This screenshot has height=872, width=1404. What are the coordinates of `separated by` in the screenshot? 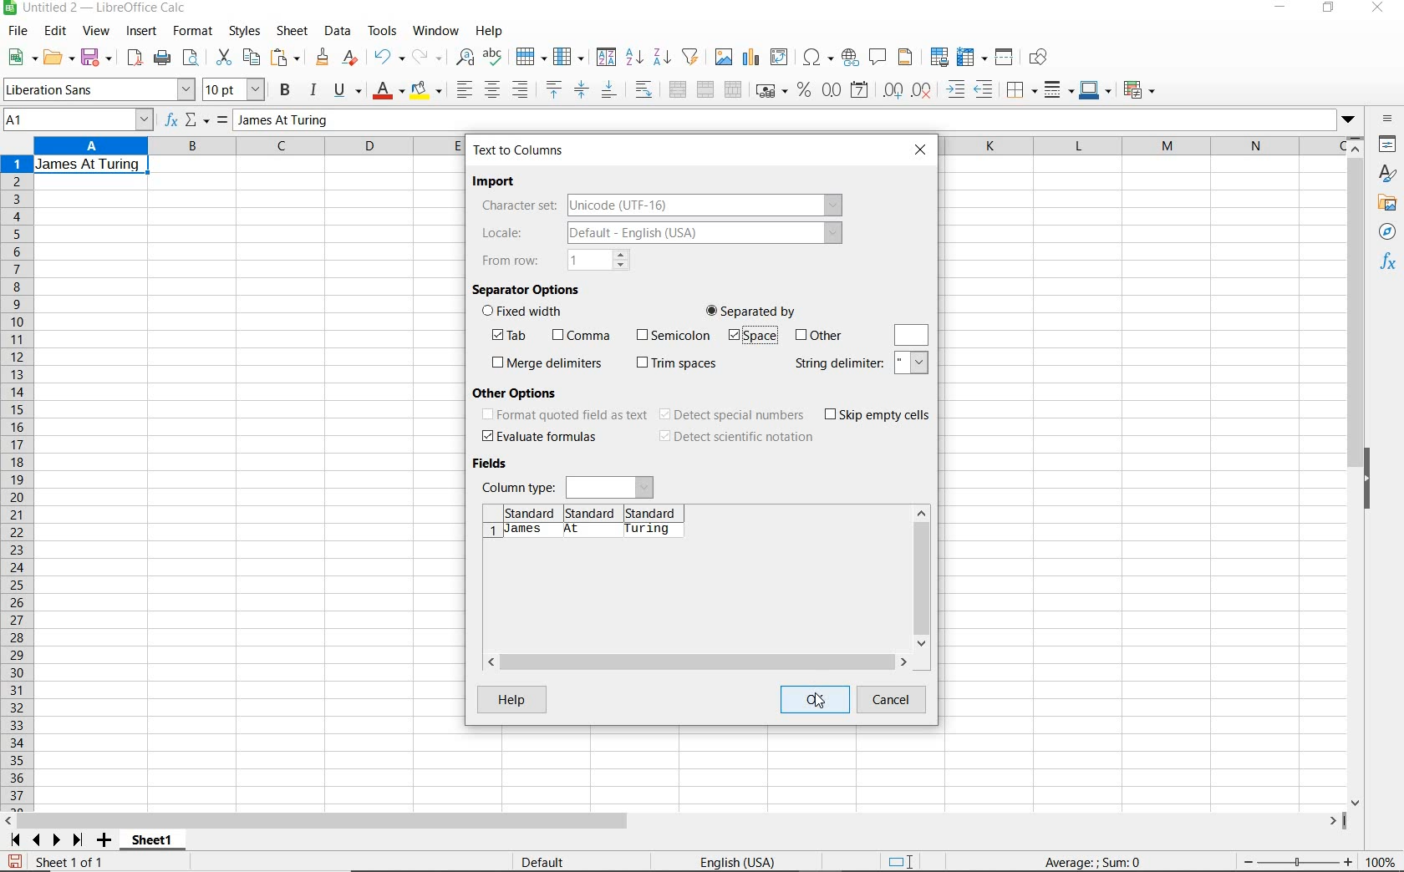 It's located at (752, 309).